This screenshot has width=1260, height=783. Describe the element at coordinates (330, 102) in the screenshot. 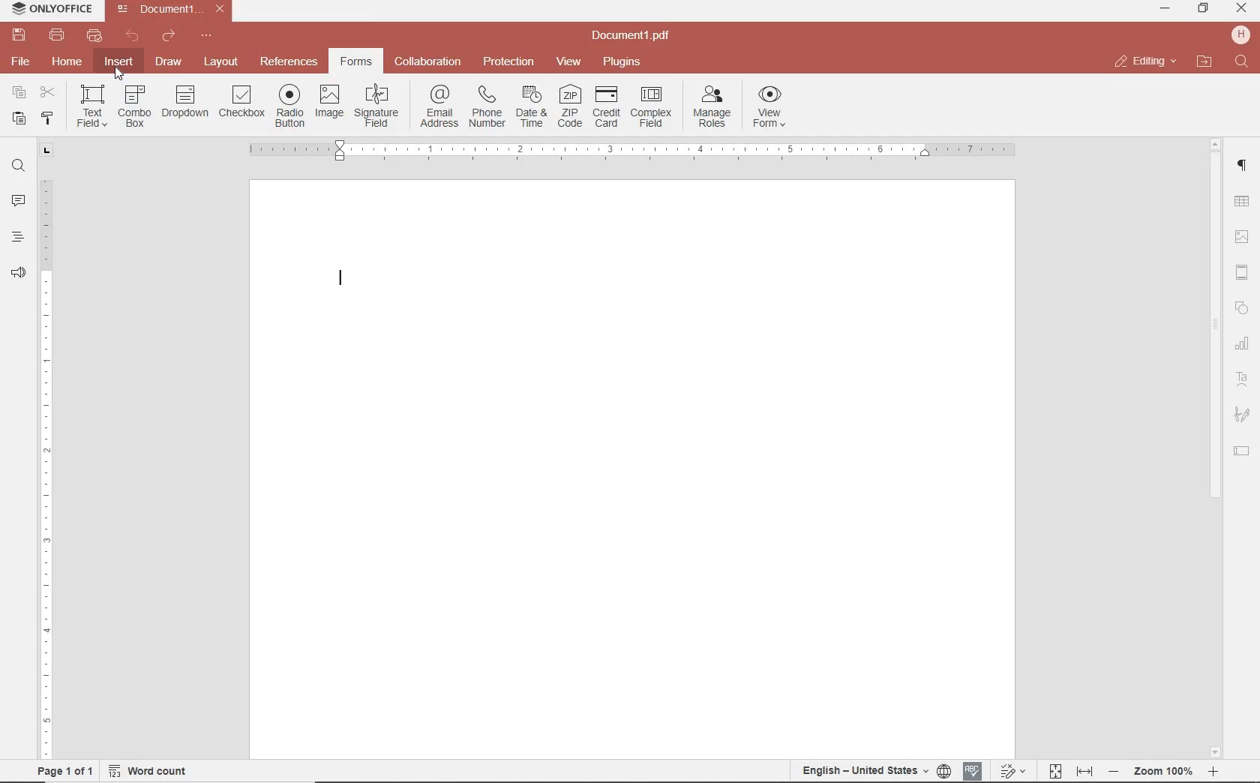

I see `insert image` at that location.